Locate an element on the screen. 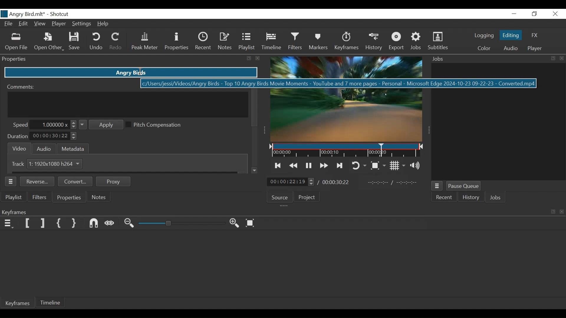  Size is located at coordinates (55, 163).